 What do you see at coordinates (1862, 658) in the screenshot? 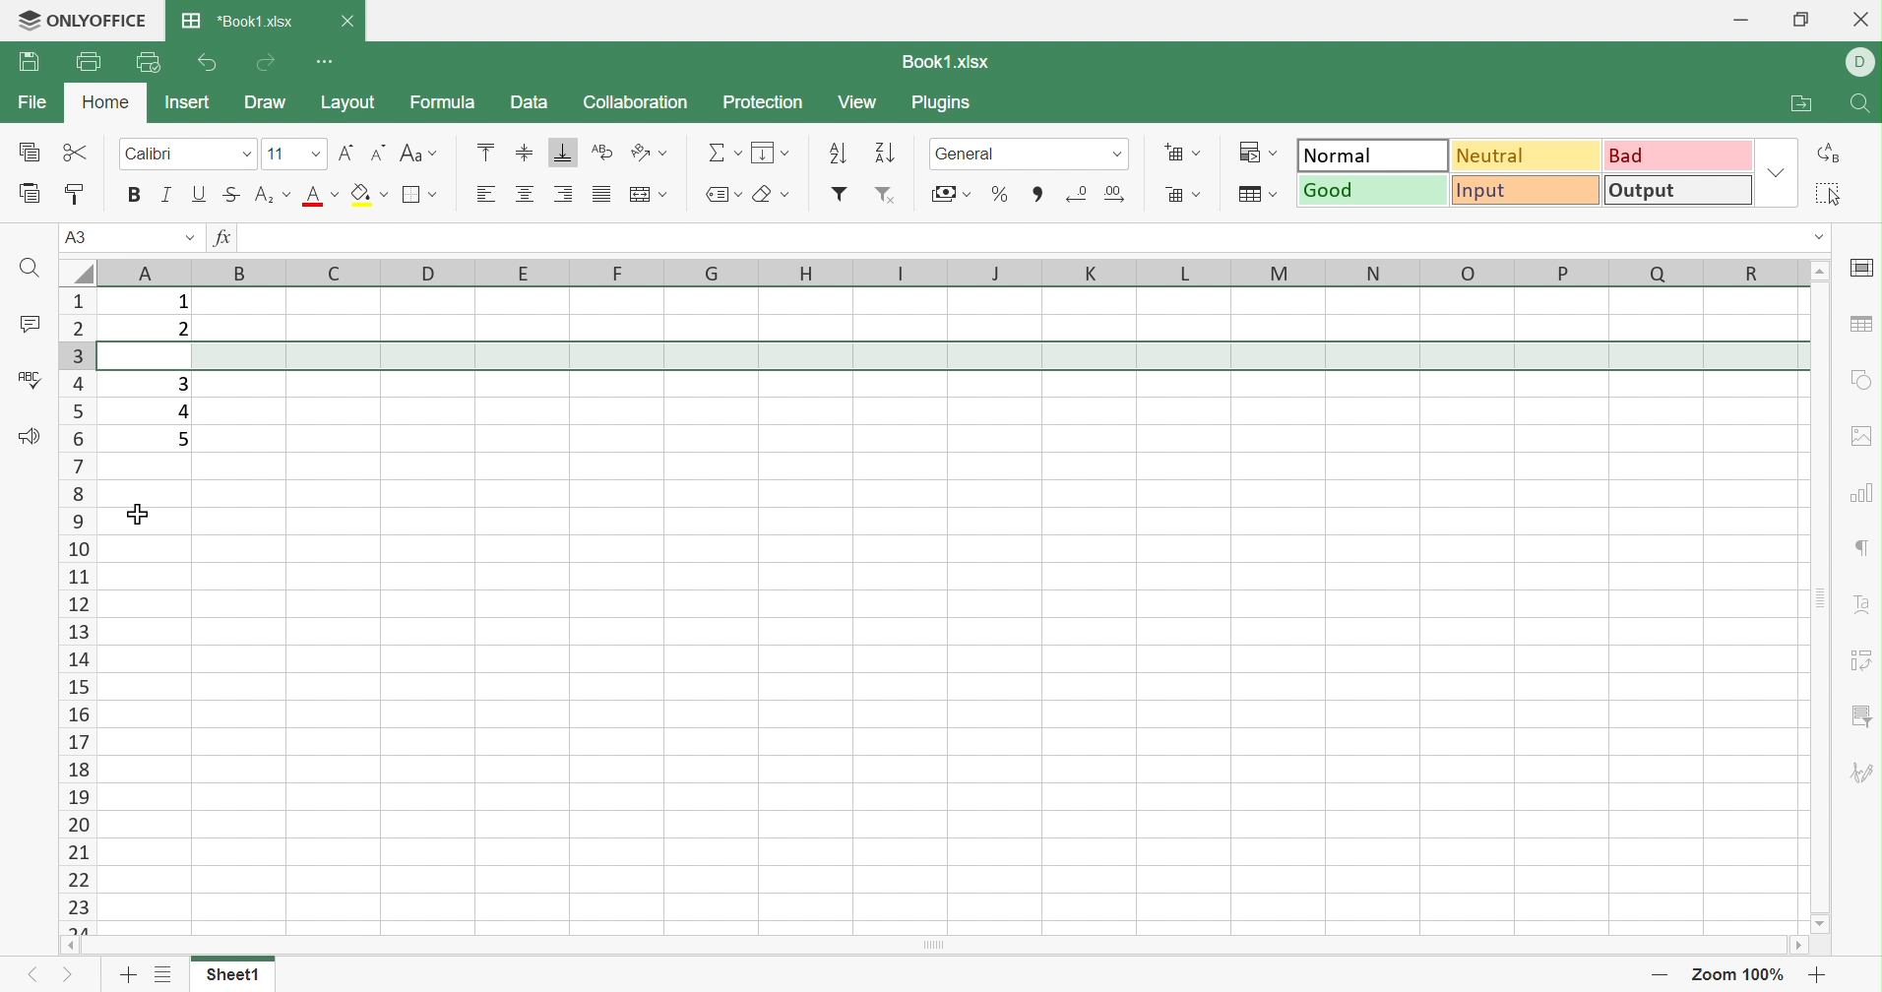
I see `Pivot Table settings` at bounding box center [1862, 658].